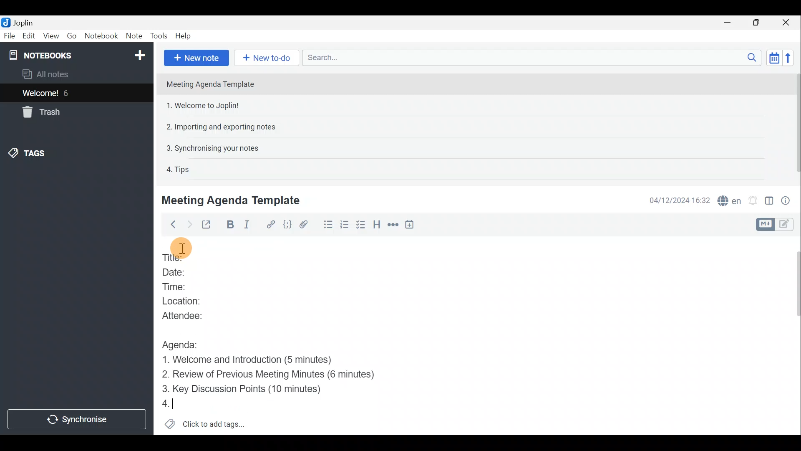  Describe the element at coordinates (205, 105) in the screenshot. I see `1. Welcome to Joplin!` at that location.